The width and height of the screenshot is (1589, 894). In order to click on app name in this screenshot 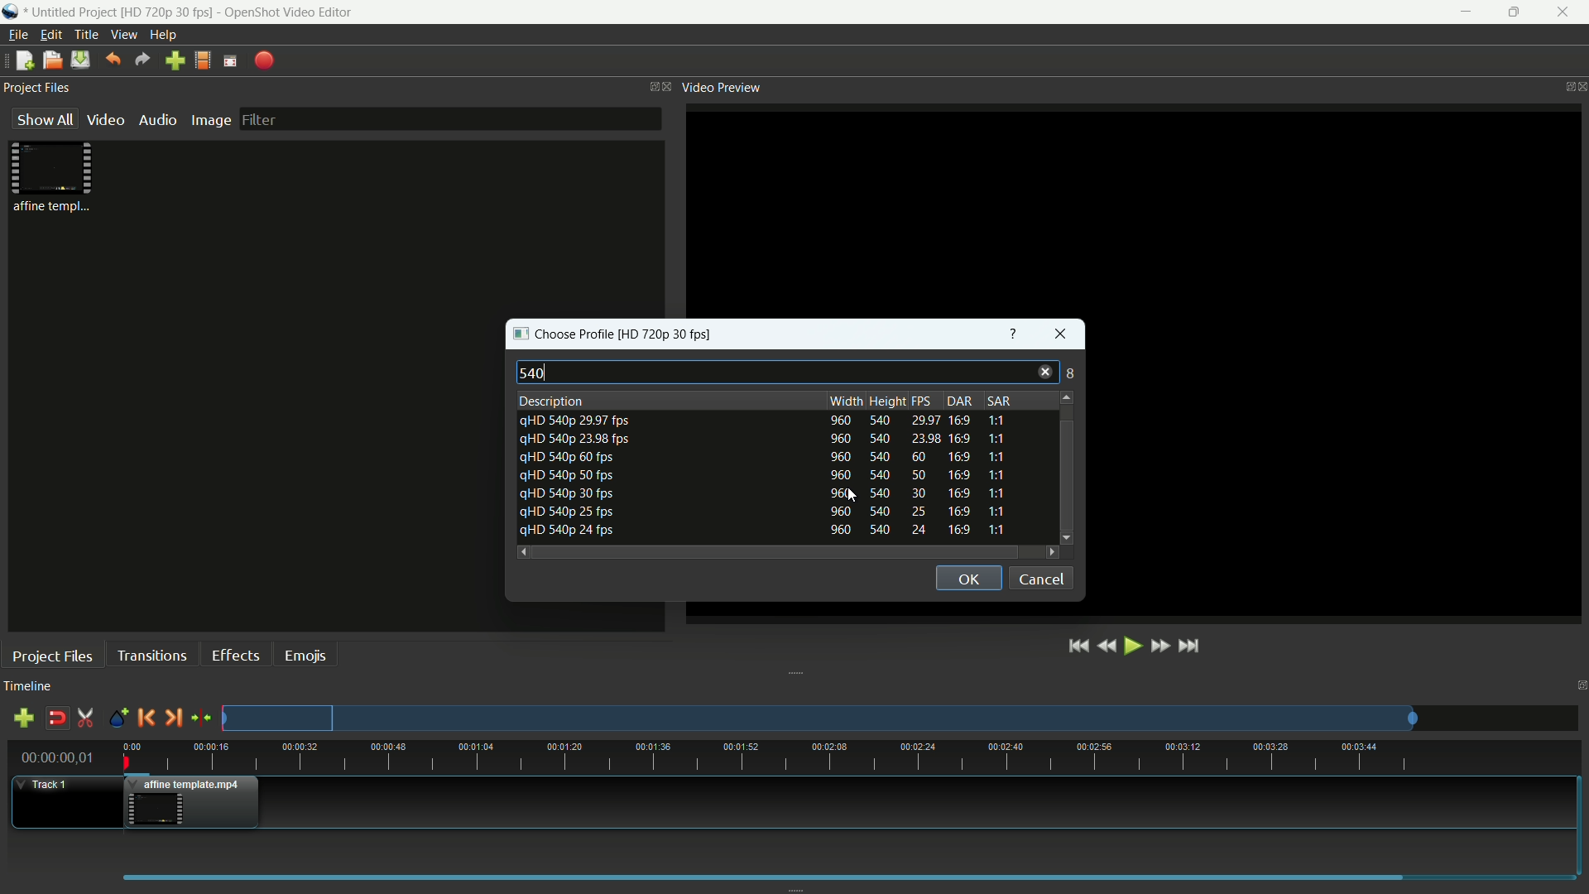, I will do `click(287, 12)`.